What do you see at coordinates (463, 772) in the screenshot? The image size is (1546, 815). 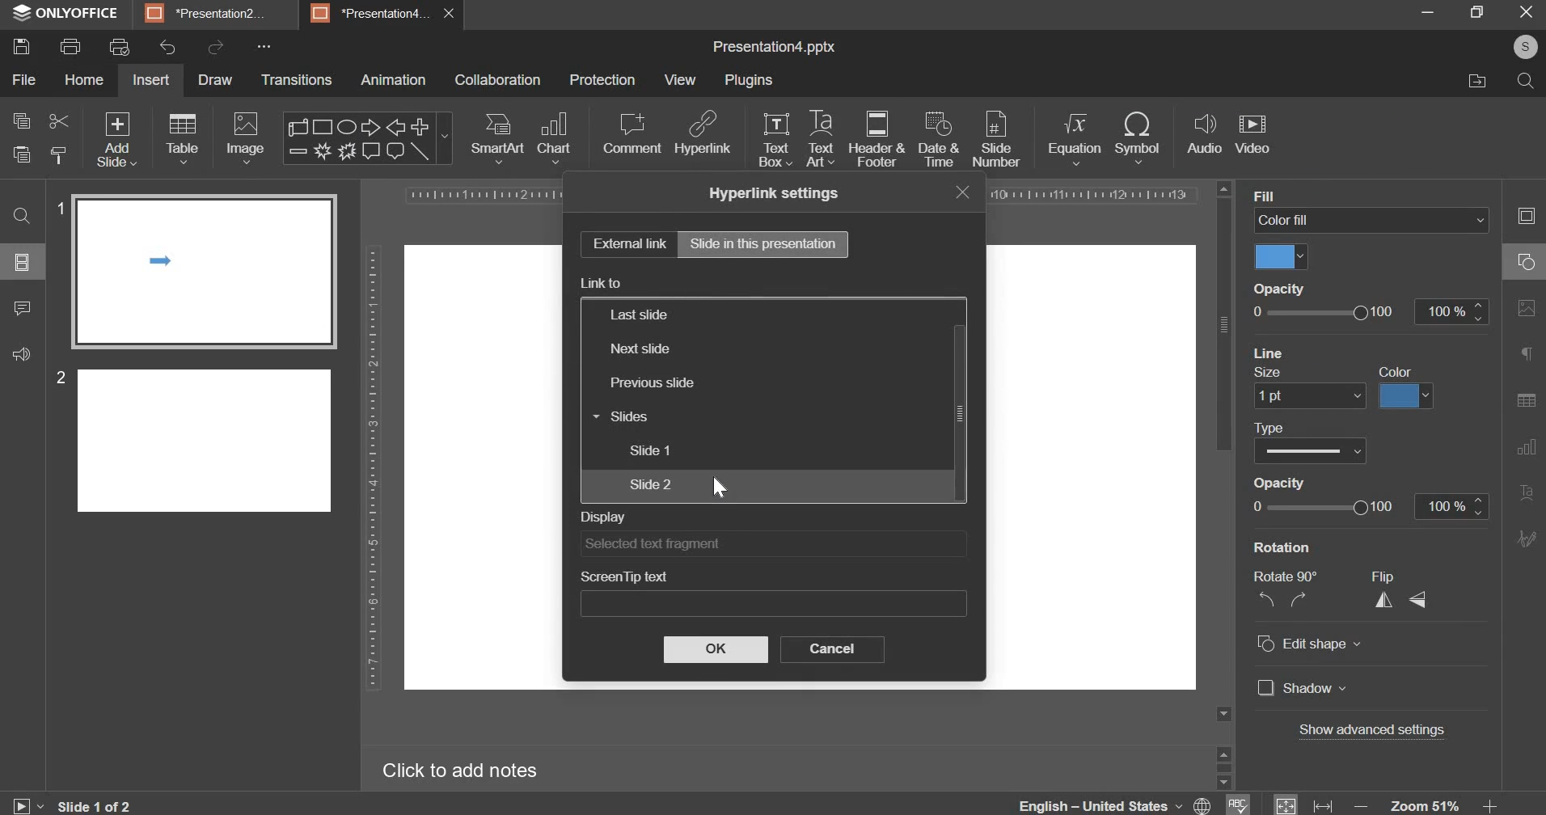 I see `Click to add notes` at bounding box center [463, 772].